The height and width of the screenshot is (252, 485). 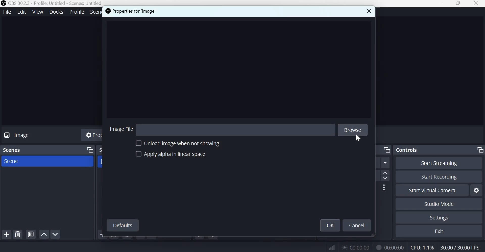 I want to click on Settings, so click(x=439, y=218).